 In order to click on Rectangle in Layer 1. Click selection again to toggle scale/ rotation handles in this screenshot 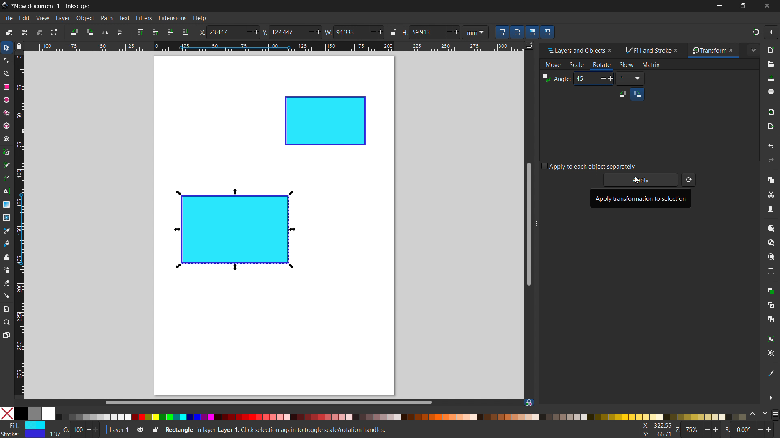, I will do `click(277, 429)`.